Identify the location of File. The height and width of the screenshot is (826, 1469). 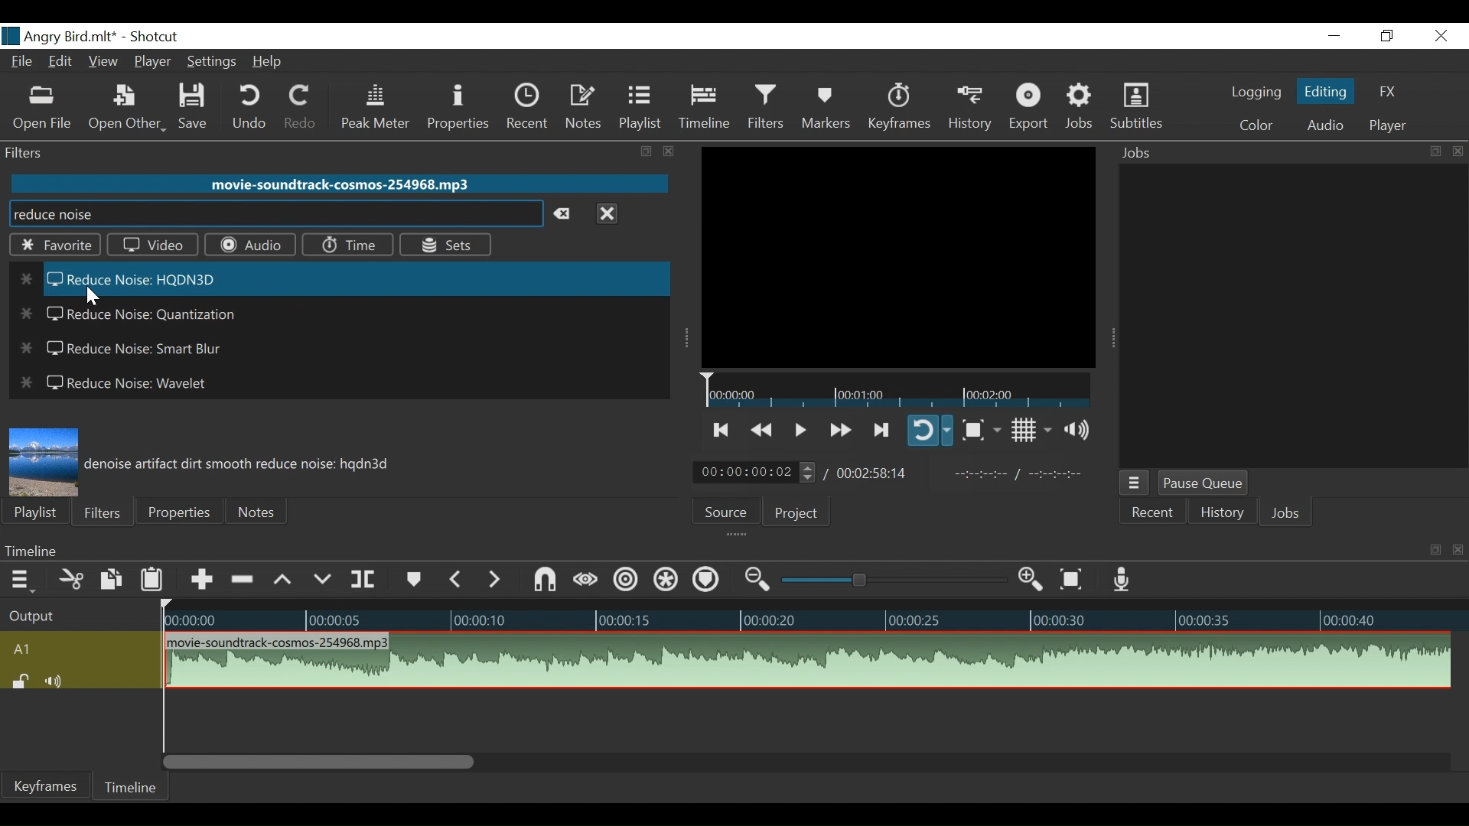
(24, 63).